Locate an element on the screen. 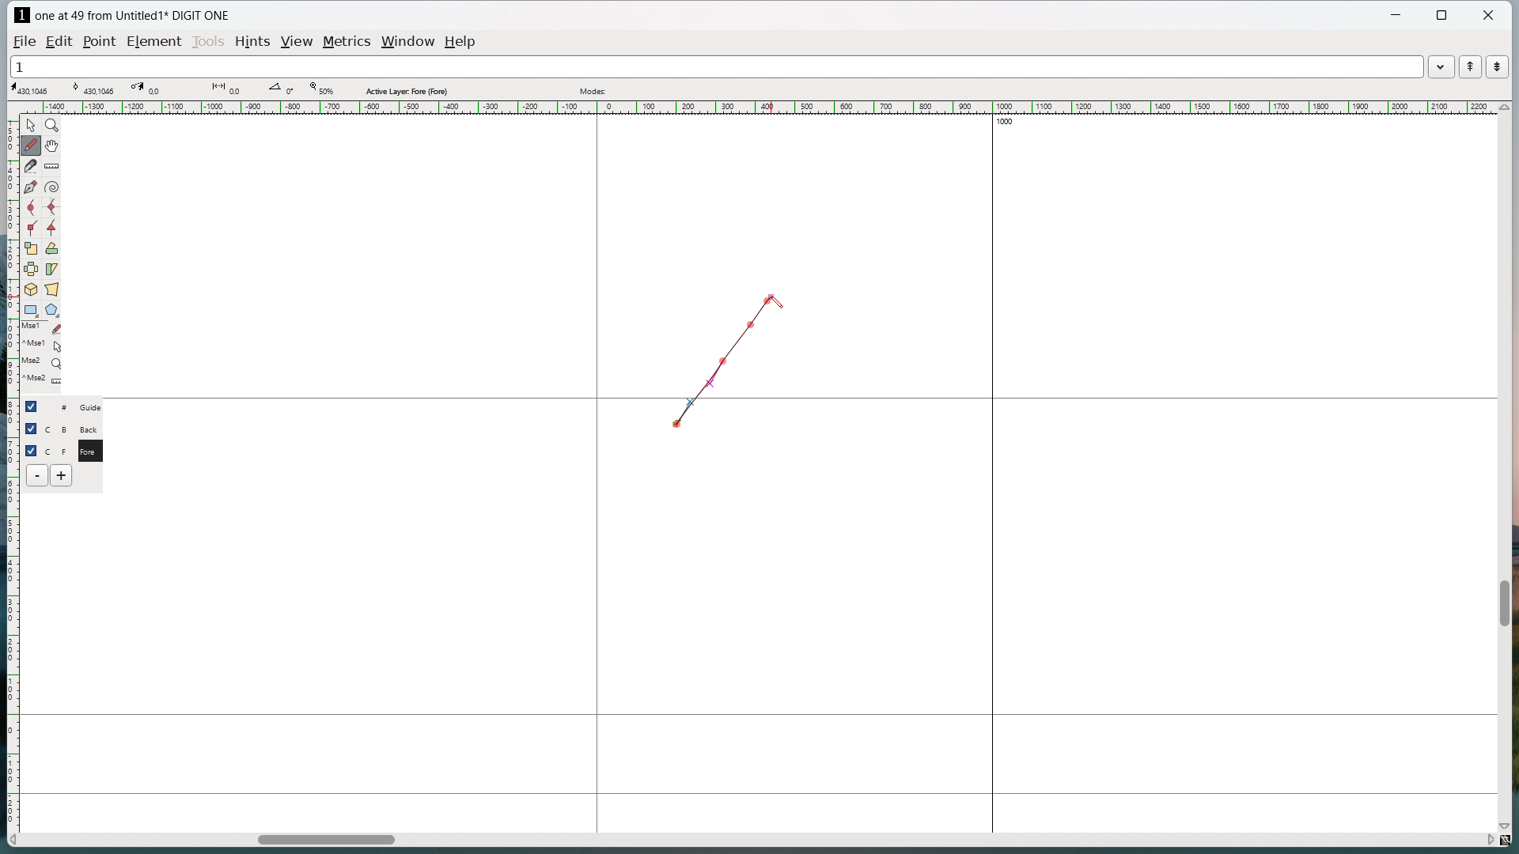 The width and height of the screenshot is (1519, 854). magnify is located at coordinates (52, 125).